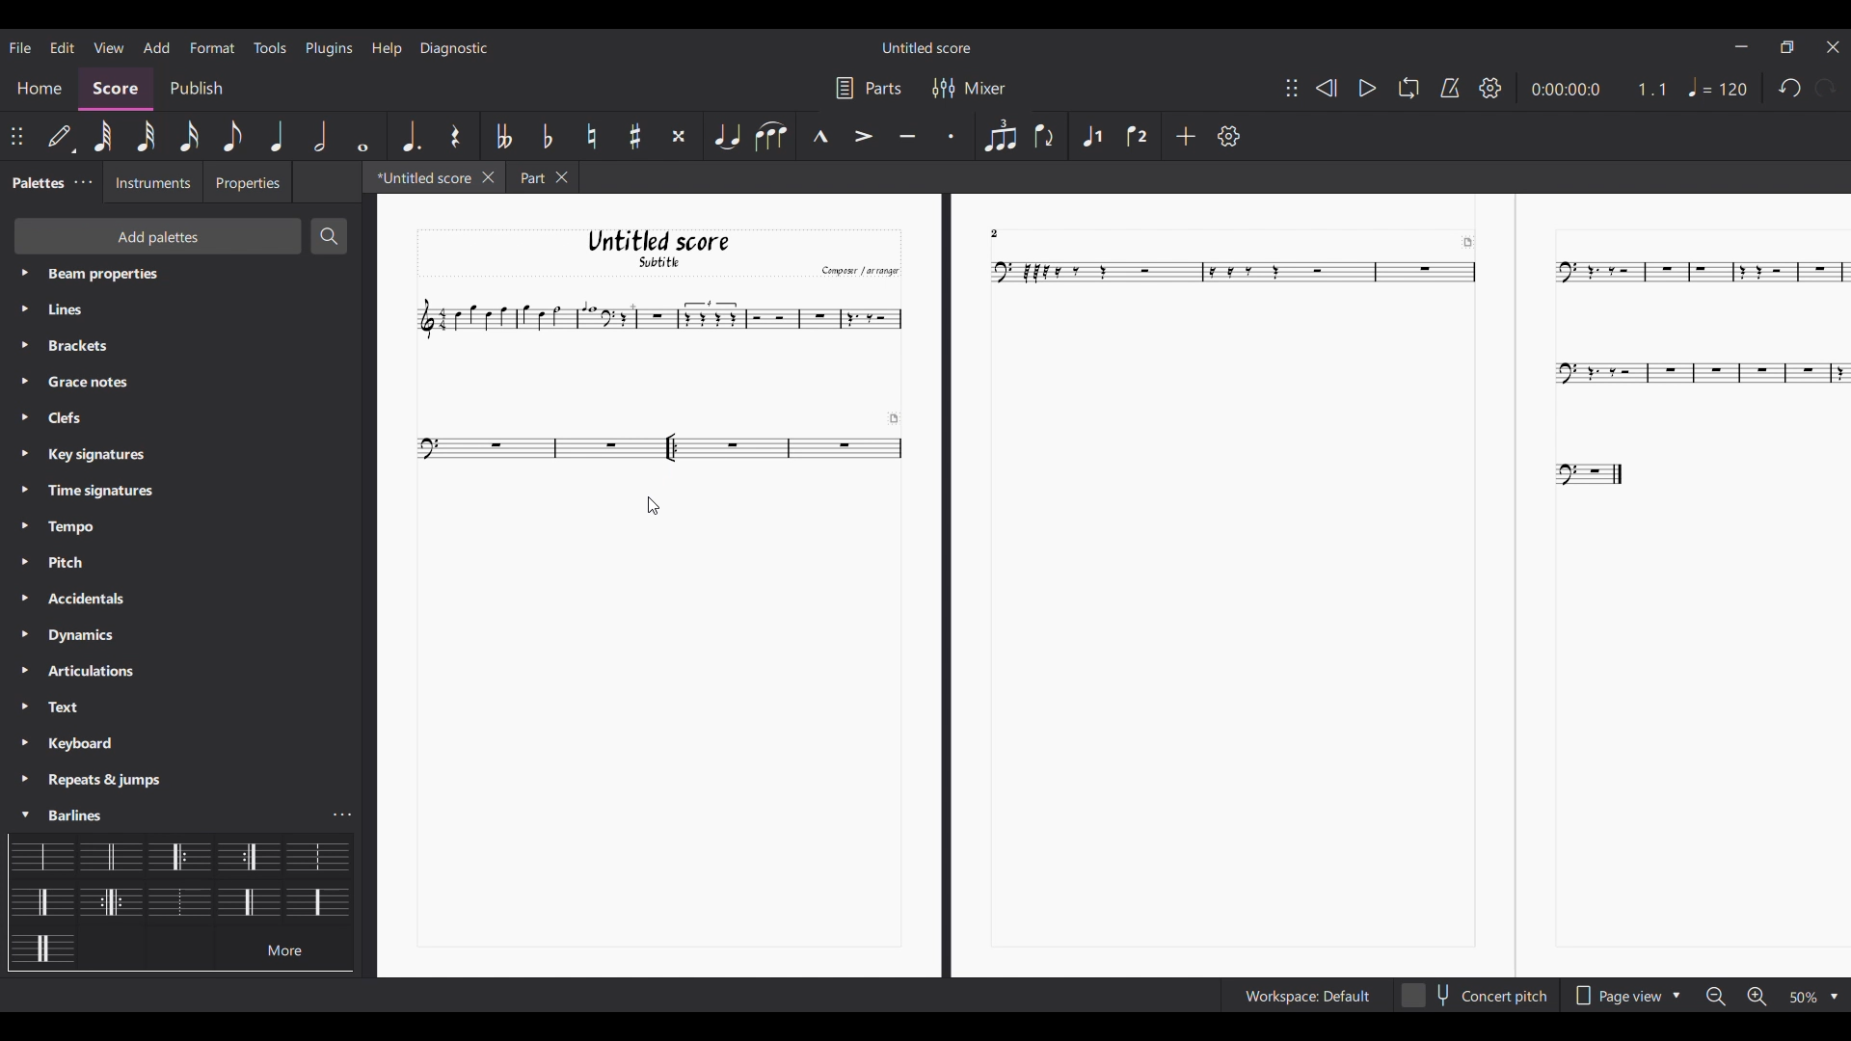  Describe the element at coordinates (1367, 88) in the screenshot. I see `Play` at that location.